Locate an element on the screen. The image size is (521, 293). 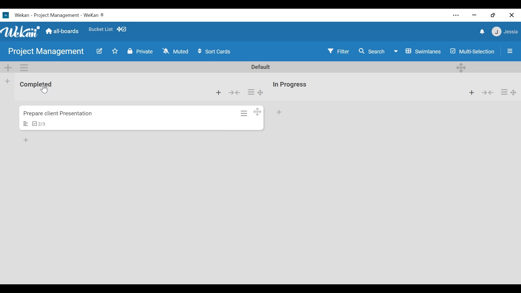
Filter is located at coordinates (338, 51).